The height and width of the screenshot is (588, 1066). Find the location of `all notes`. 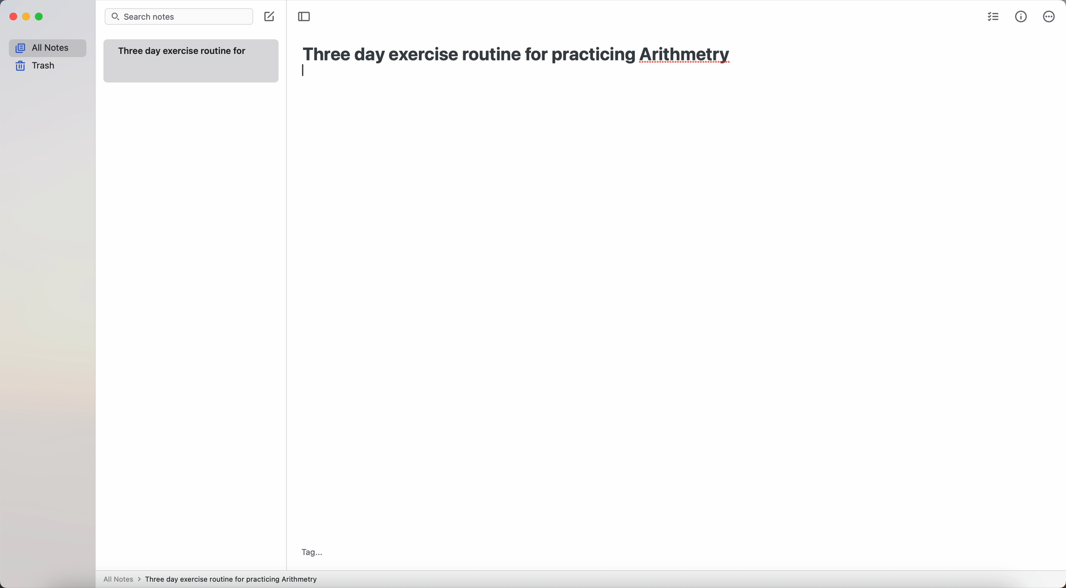

all notes is located at coordinates (122, 578).